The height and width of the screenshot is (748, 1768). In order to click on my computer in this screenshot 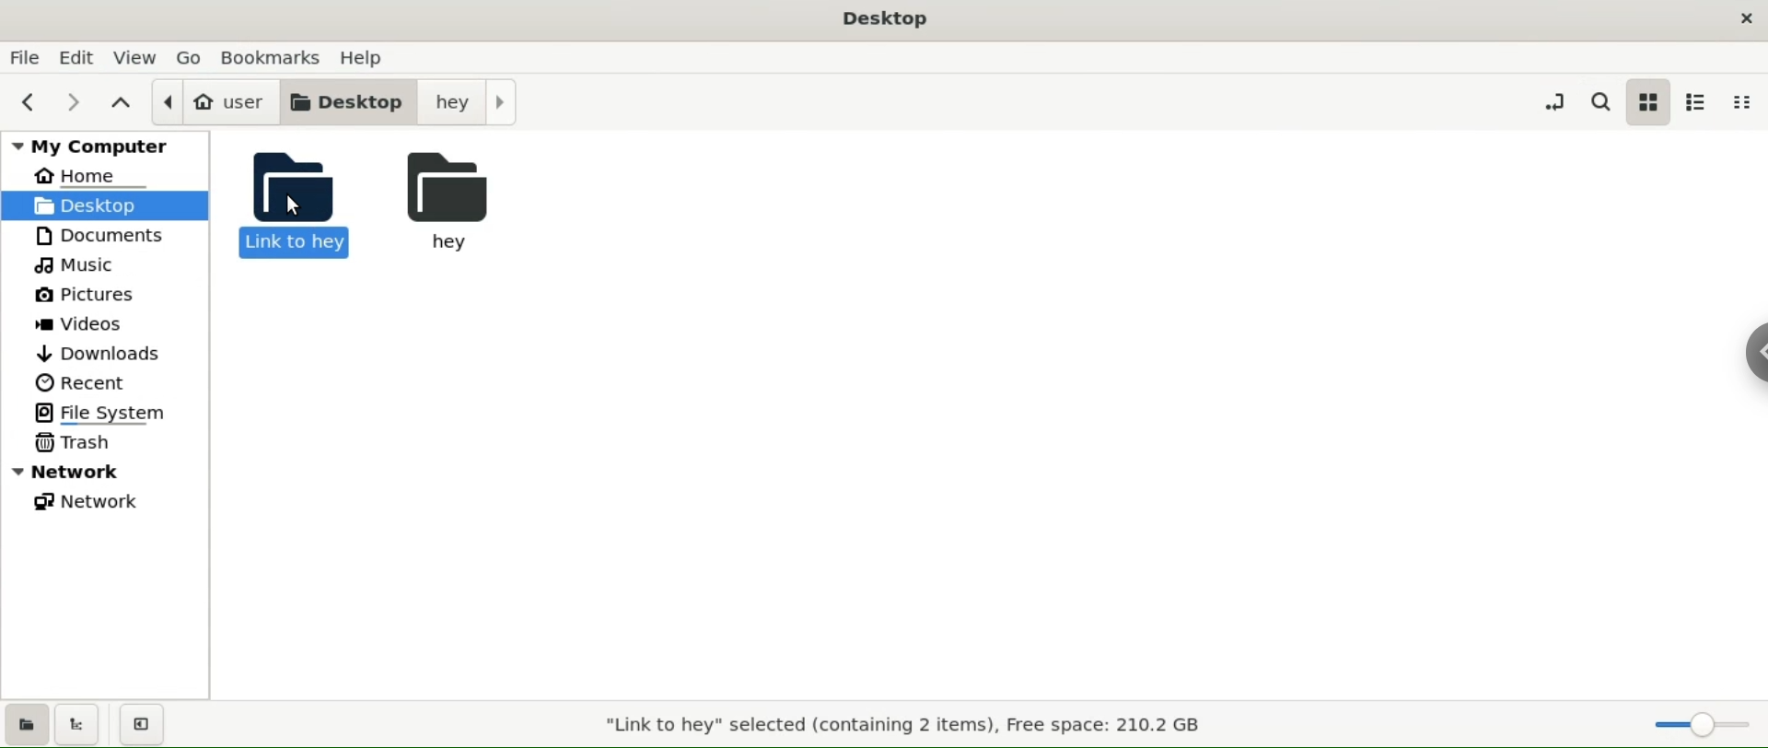, I will do `click(109, 147)`.